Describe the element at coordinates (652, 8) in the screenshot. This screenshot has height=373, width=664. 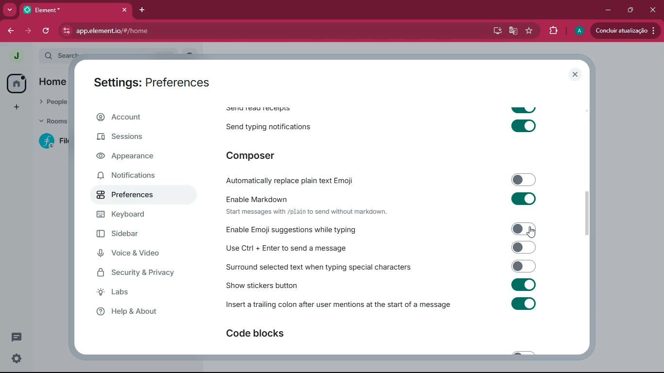
I see `close` at that location.